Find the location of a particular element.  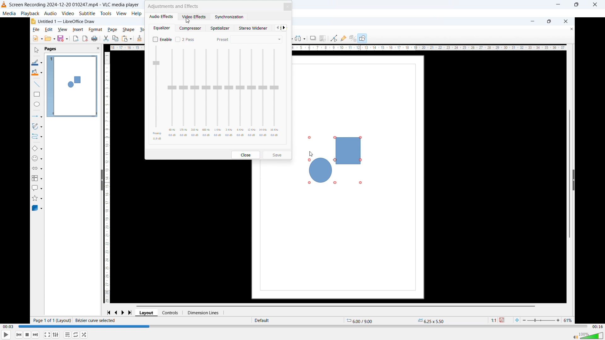

Maximize  is located at coordinates (576, 5).